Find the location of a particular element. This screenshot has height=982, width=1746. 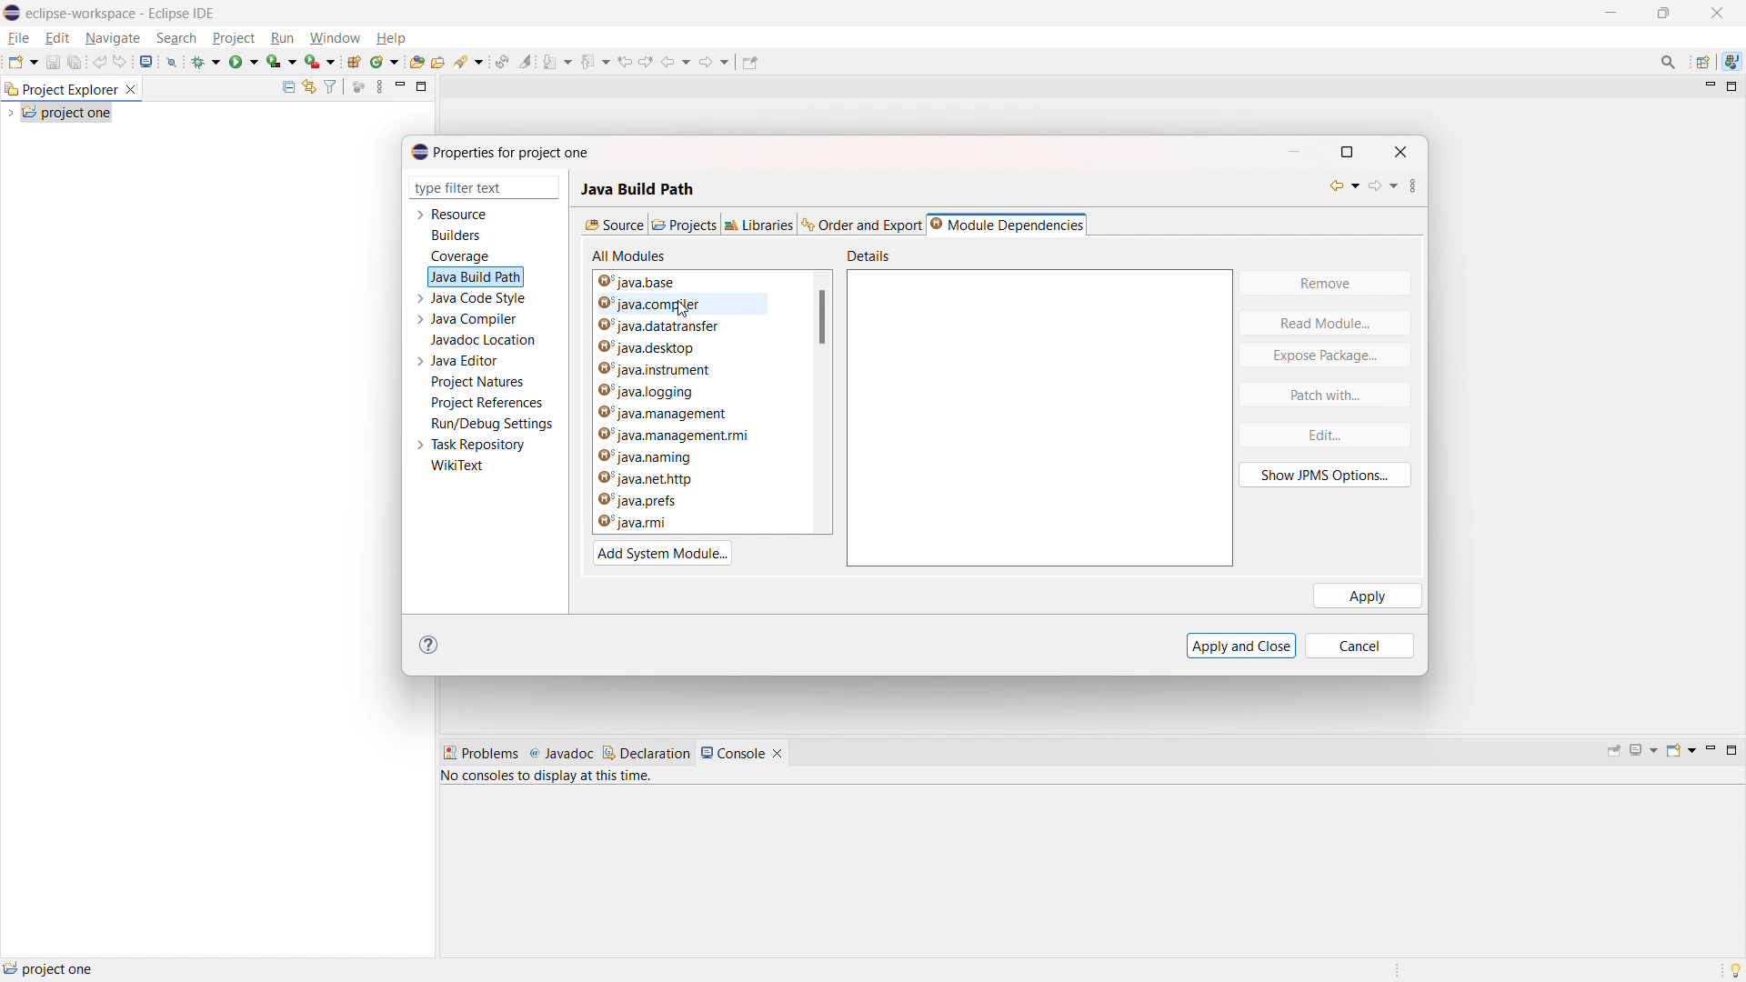

eclipse-workspace - Eclipse IDE is located at coordinates (121, 14).